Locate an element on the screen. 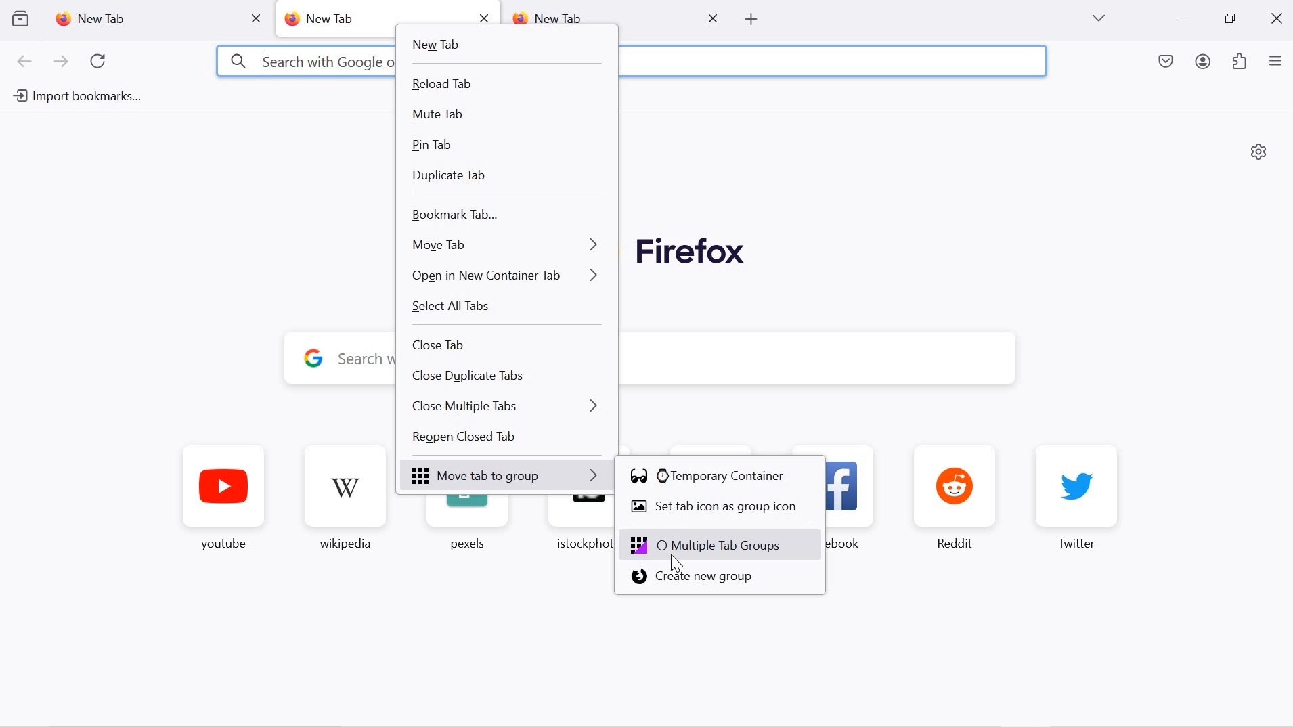 The height and width of the screenshot is (727, 1293). close duplicate tabs is located at coordinates (508, 379).